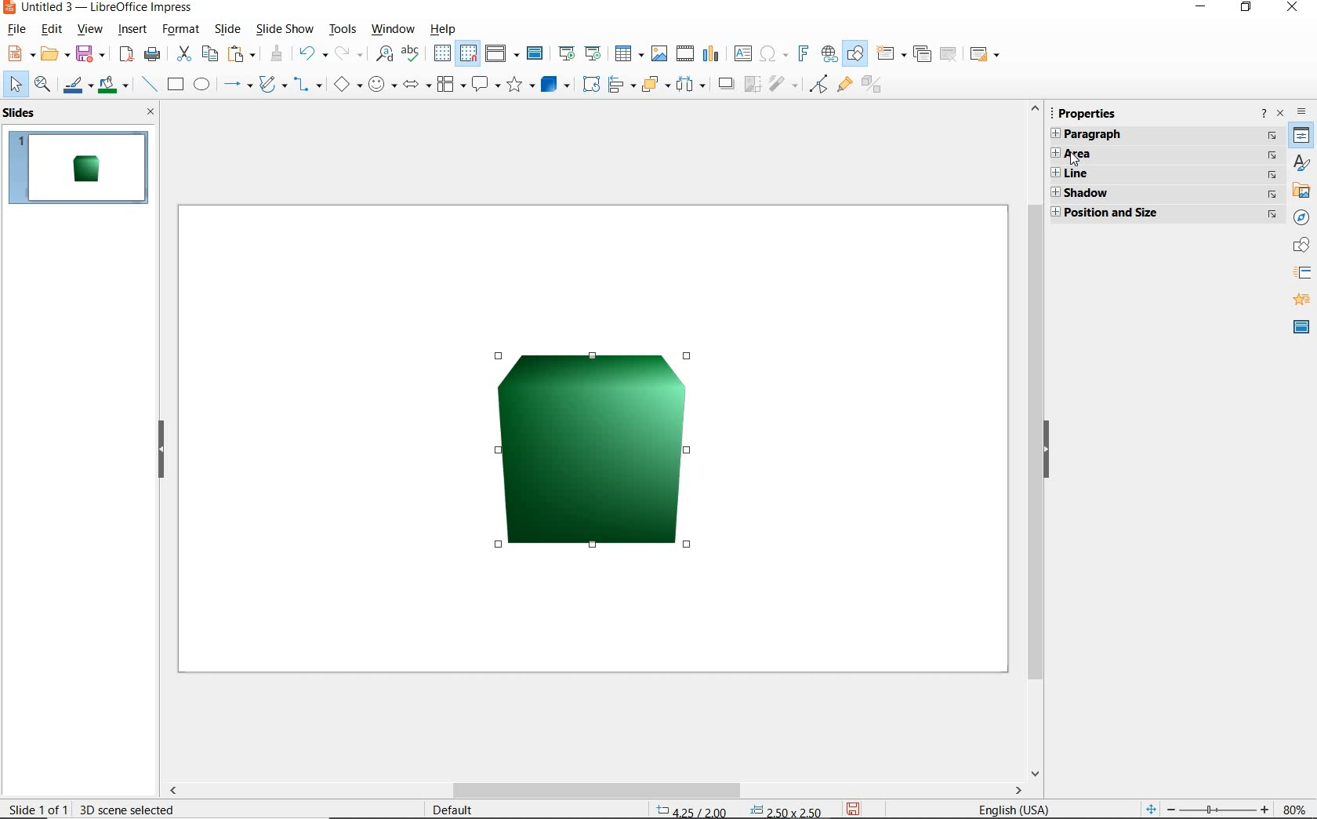 The width and height of the screenshot is (1317, 819). What do you see at coordinates (1204, 808) in the screenshot?
I see `ZOOM OUT OR ZOOM IN` at bounding box center [1204, 808].